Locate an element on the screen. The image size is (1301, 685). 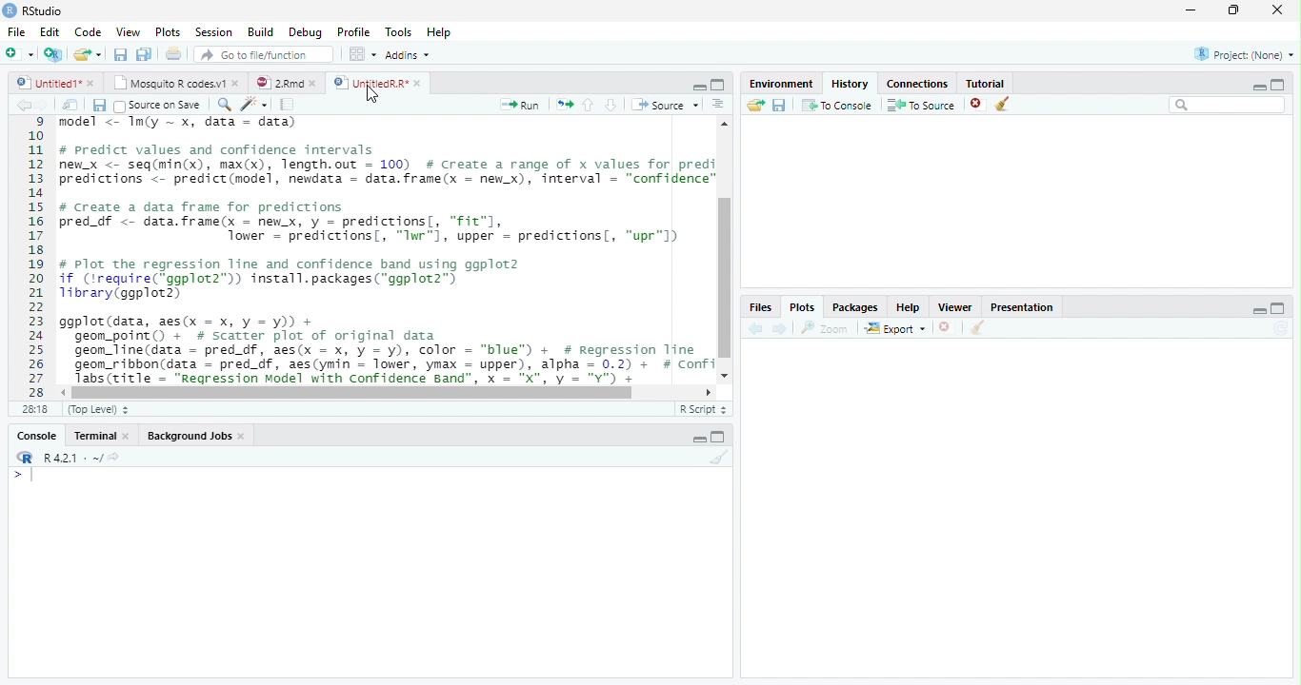
Plots is located at coordinates (804, 306).